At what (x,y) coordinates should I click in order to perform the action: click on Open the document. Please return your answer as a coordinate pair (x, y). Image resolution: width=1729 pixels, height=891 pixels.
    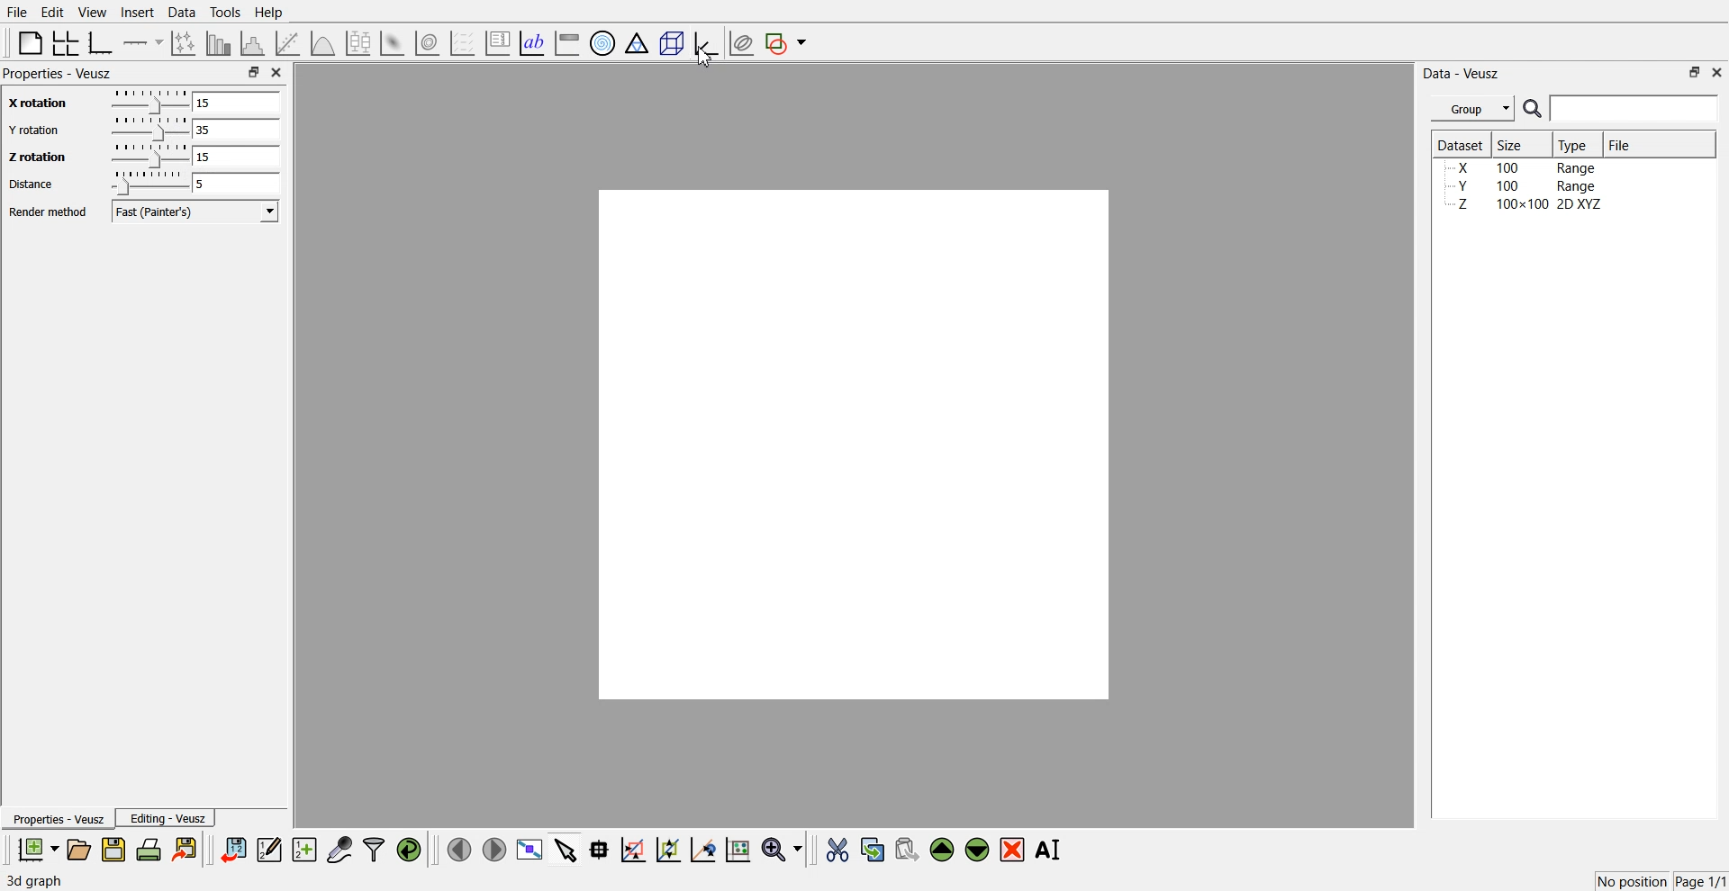
    Looking at the image, I should click on (77, 850).